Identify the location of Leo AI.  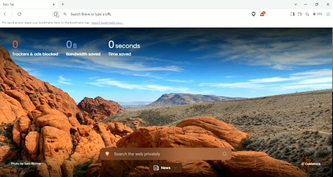
(307, 14).